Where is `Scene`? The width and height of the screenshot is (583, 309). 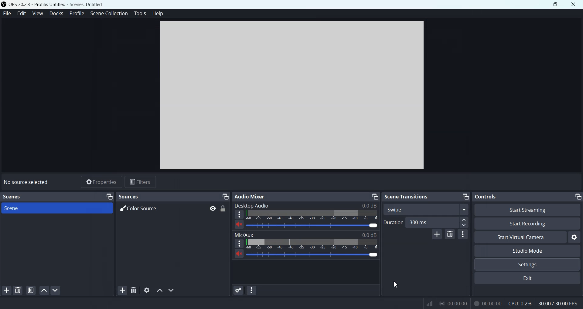 Scene is located at coordinates (58, 208).